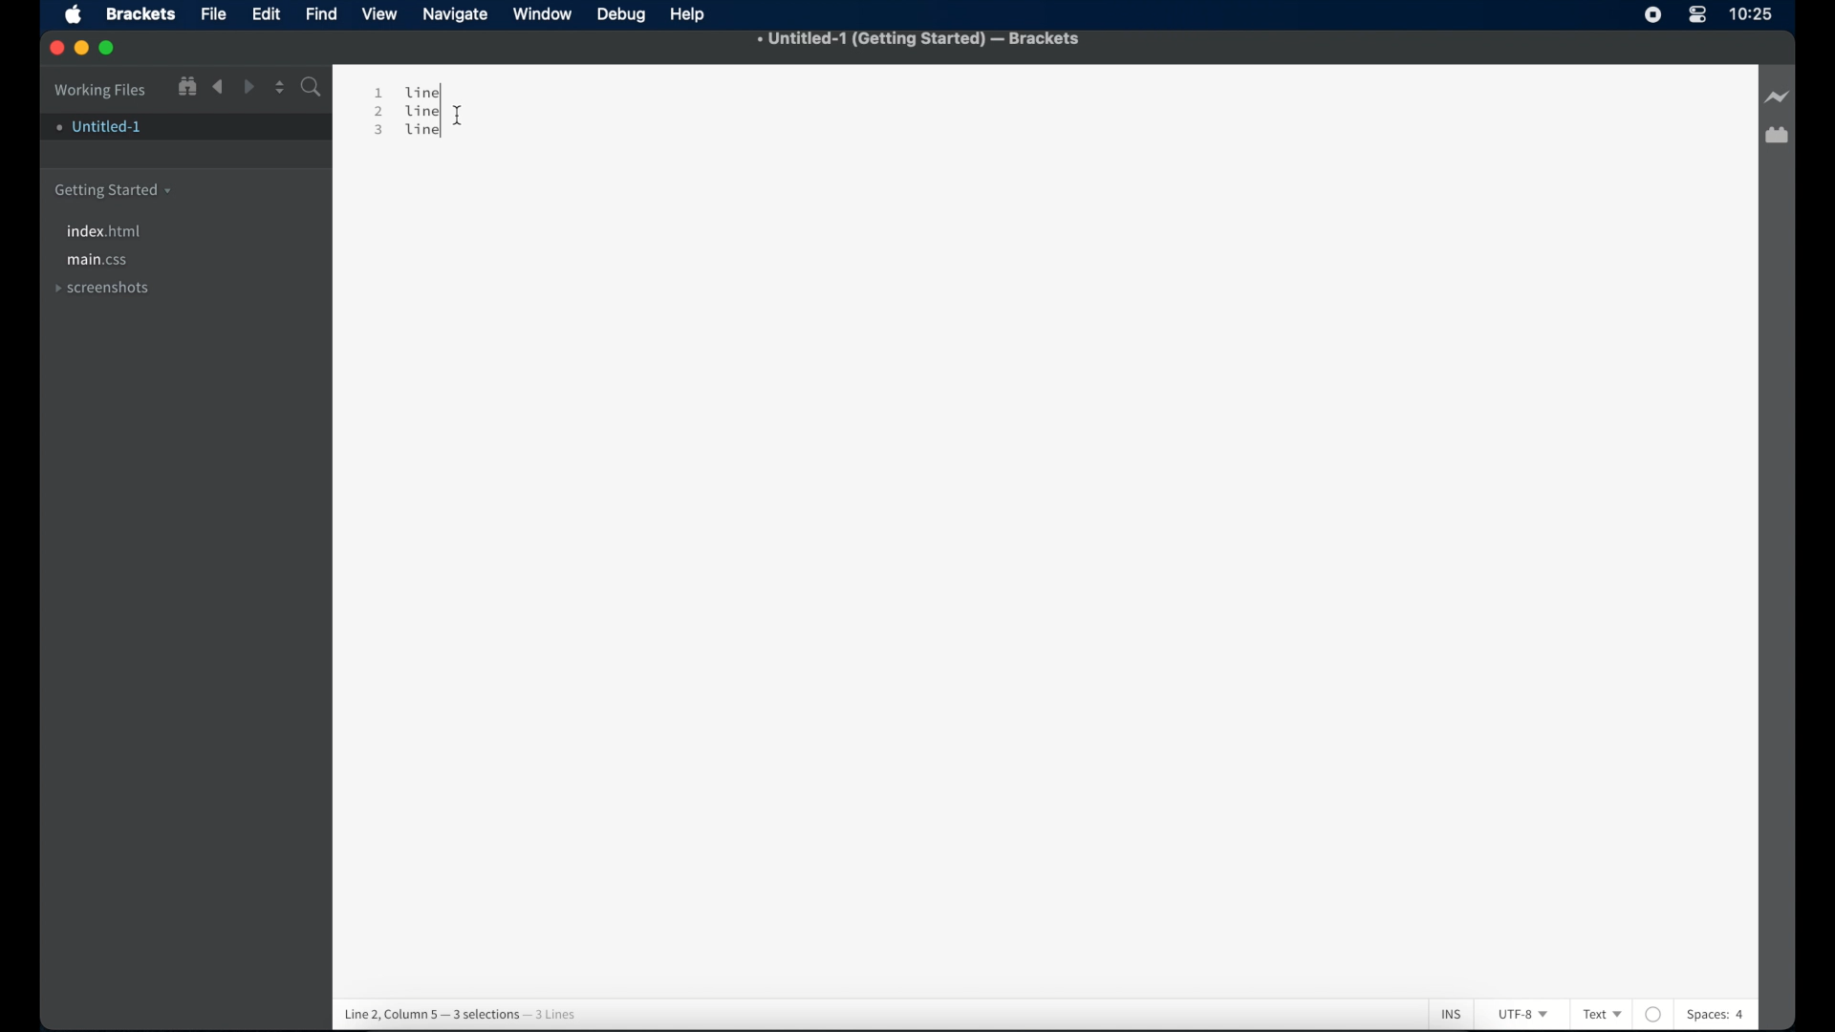 This screenshot has height=1032, width=1835. Describe the element at coordinates (1779, 94) in the screenshot. I see `live preview` at that location.